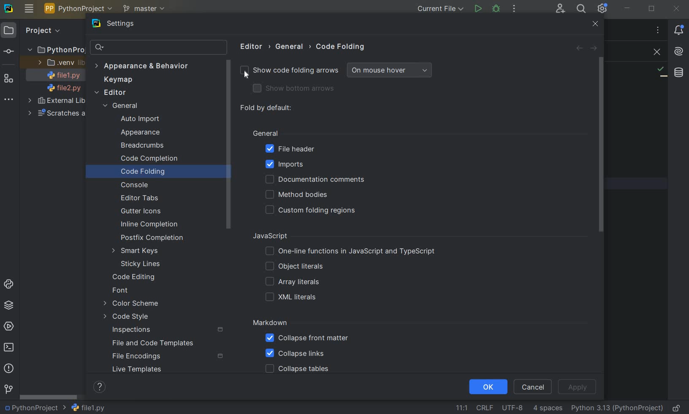 Image resolution: width=689 pixels, height=414 pixels. Describe the element at coordinates (136, 277) in the screenshot. I see `CODE EDITING` at that location.